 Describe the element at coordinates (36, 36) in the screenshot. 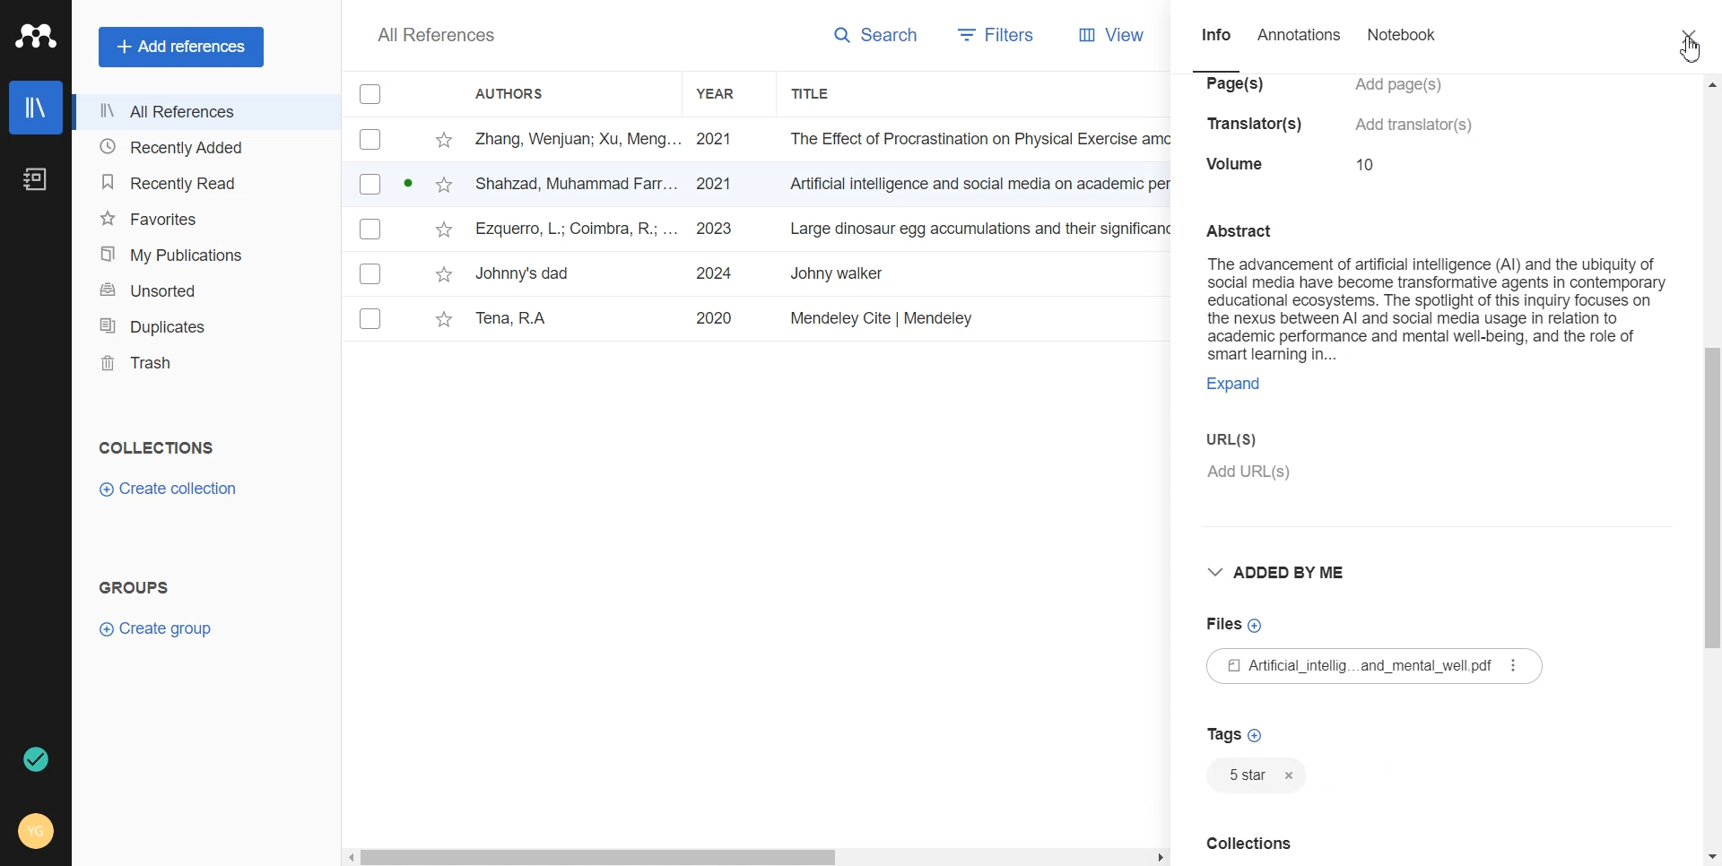

I see `Logo` at that location.